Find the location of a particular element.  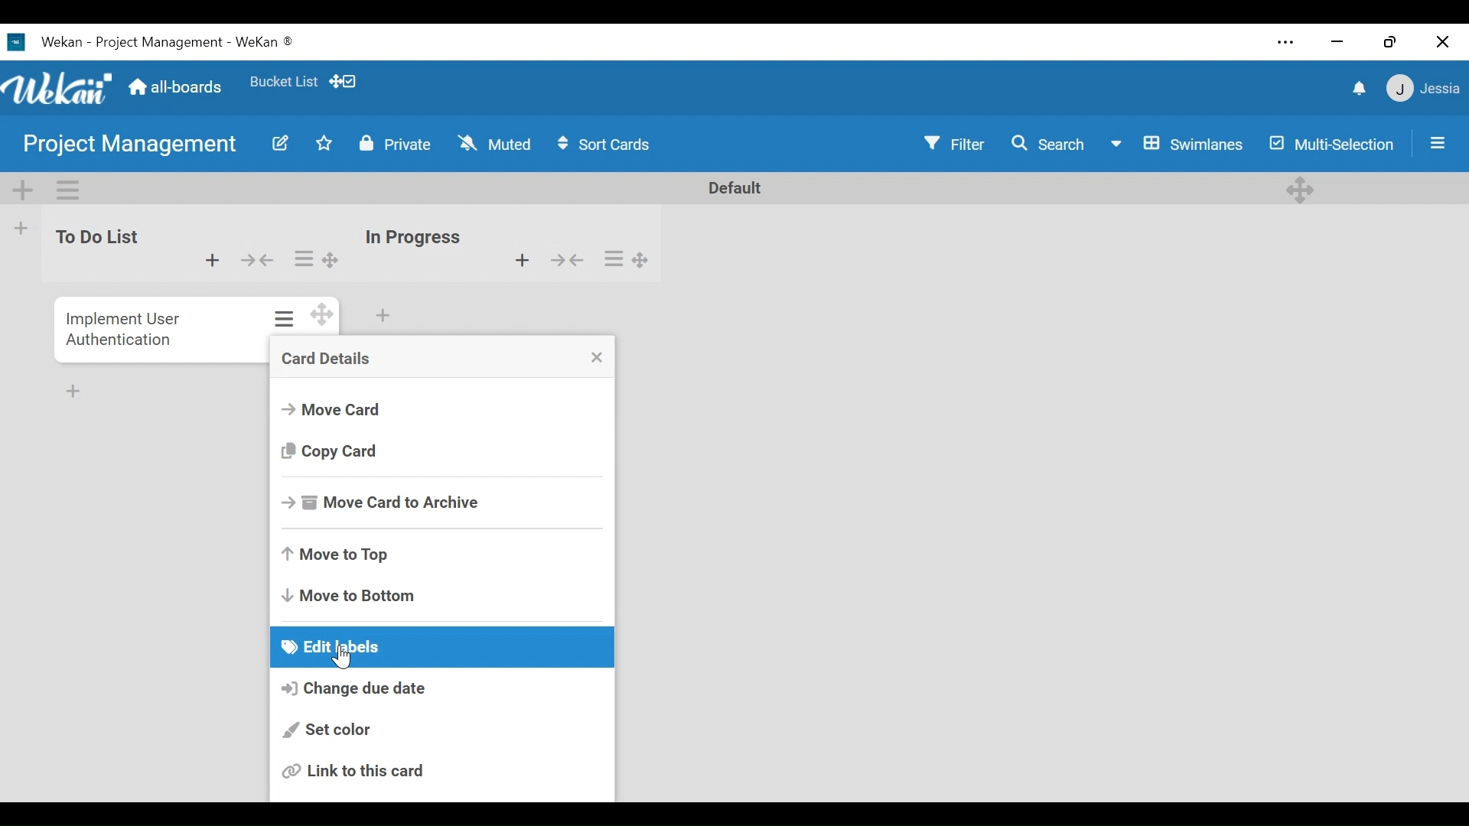

edit is located at coordinates (278, 146).